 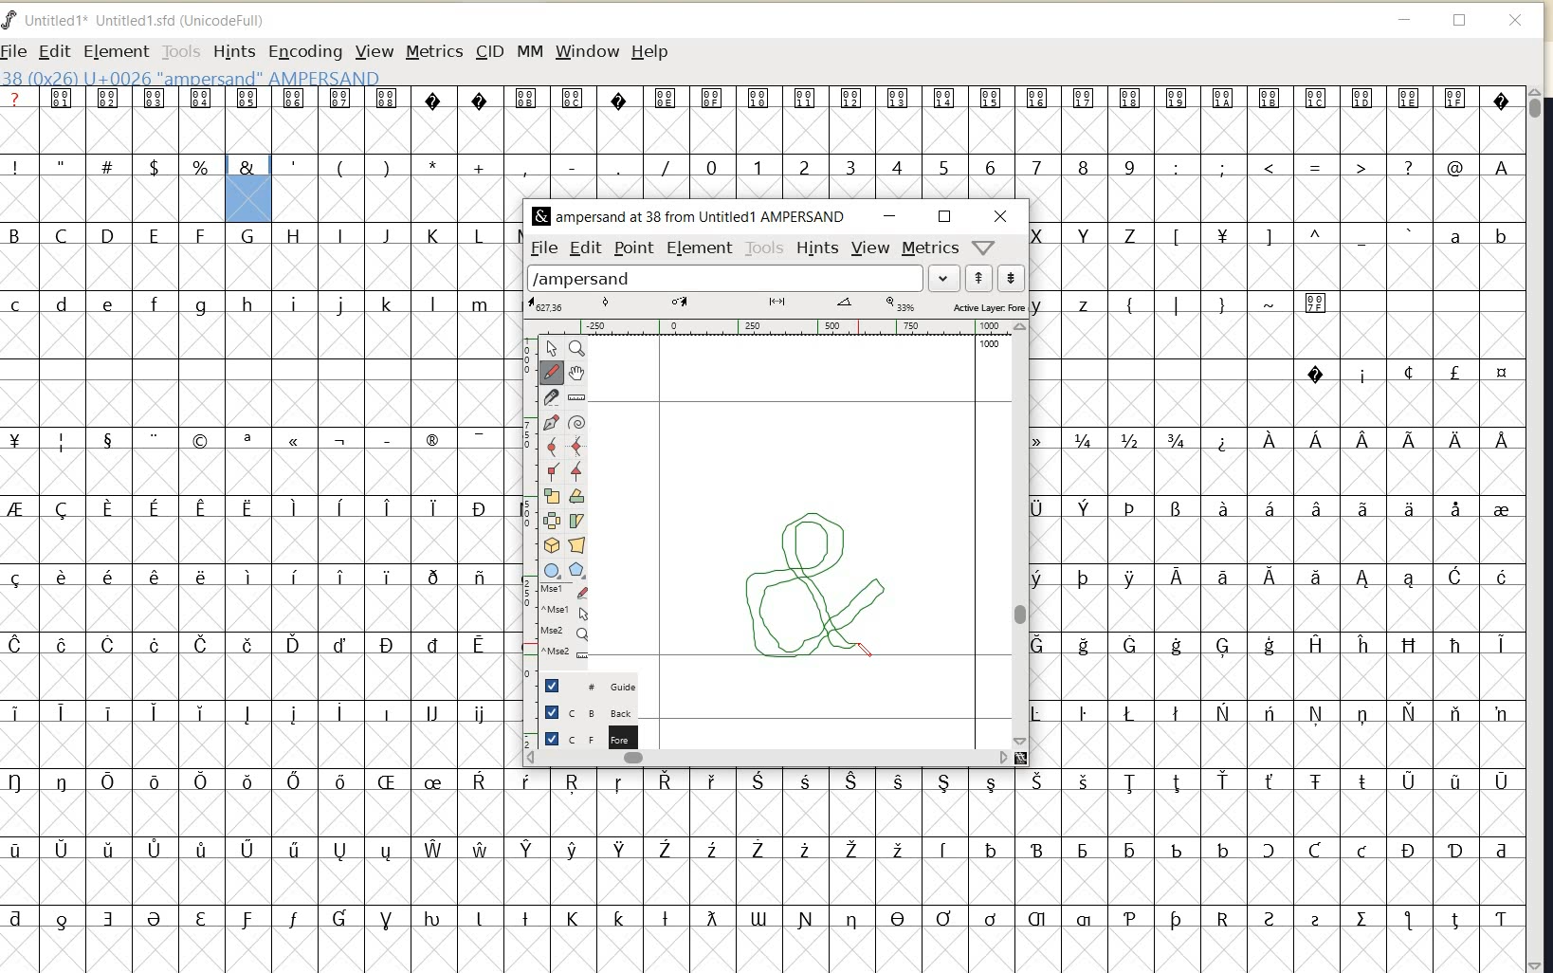 What do you see at coordinates (550, 422) in the screenshot?
I see `add a point, then drag out its control points` at bounding box center [550, 422].